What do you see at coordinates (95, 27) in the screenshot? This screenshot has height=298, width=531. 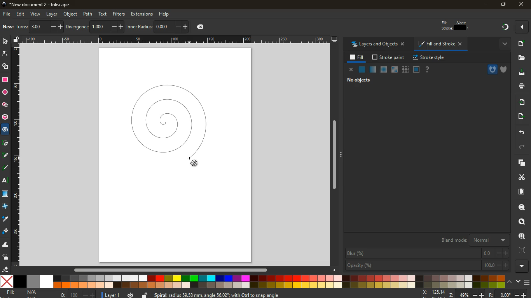 I see `tilt` at bounding box center [95, 27].